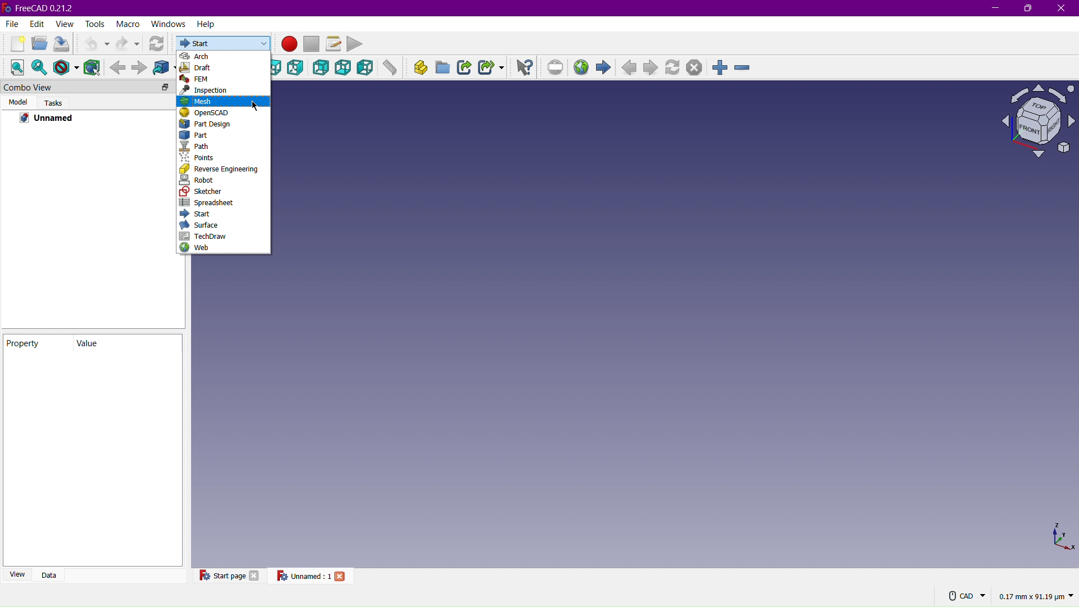 The image size is (1079, 607). I want to click on Record Macro, so click(290, 44).